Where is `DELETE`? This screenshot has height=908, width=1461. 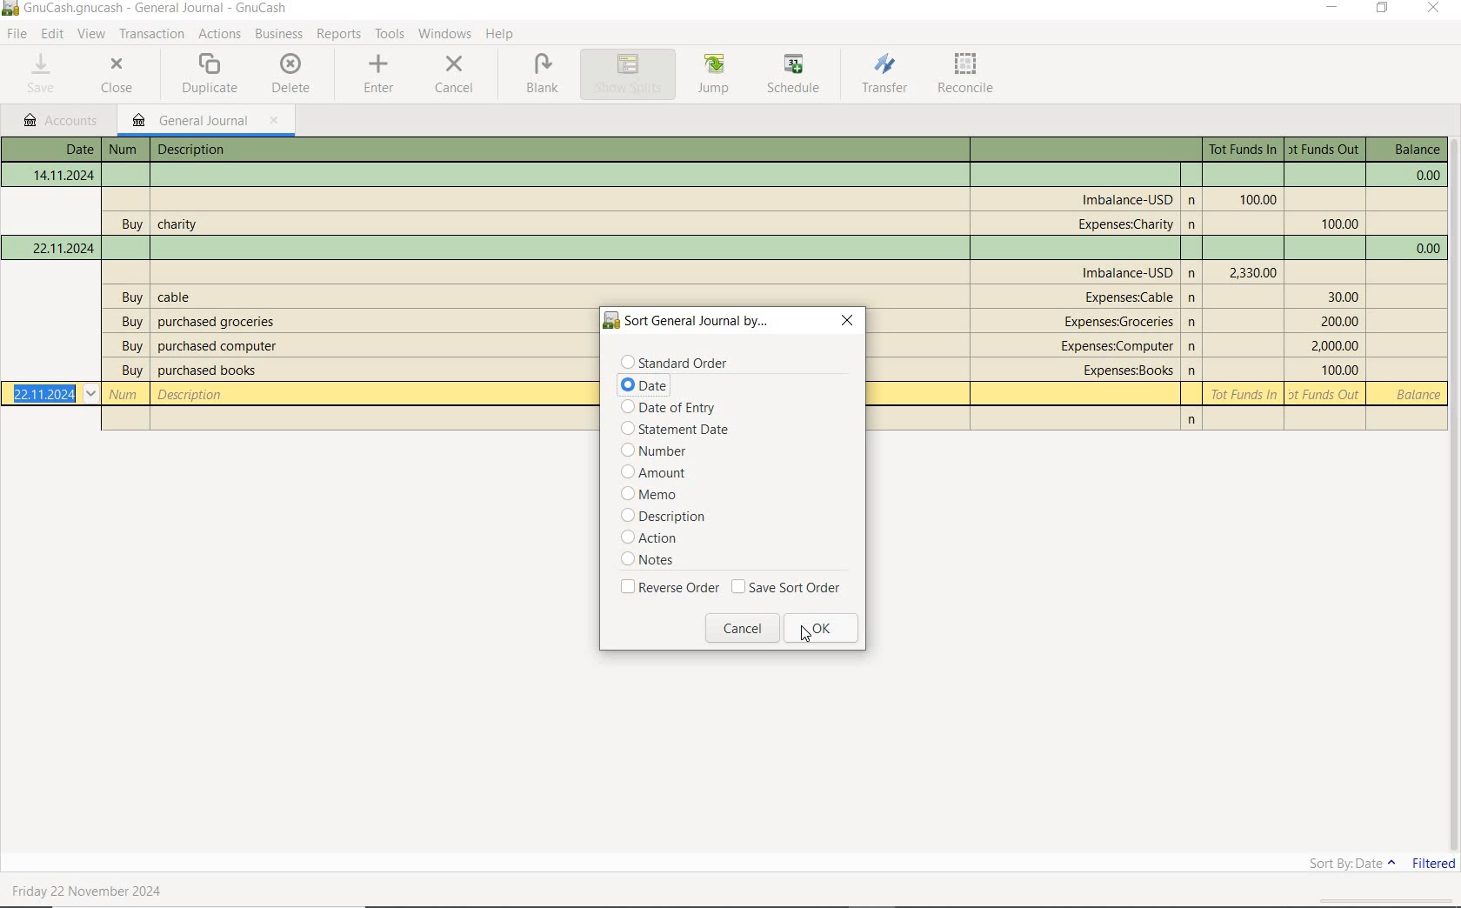 DELETE is located at coordinates (290, 73).